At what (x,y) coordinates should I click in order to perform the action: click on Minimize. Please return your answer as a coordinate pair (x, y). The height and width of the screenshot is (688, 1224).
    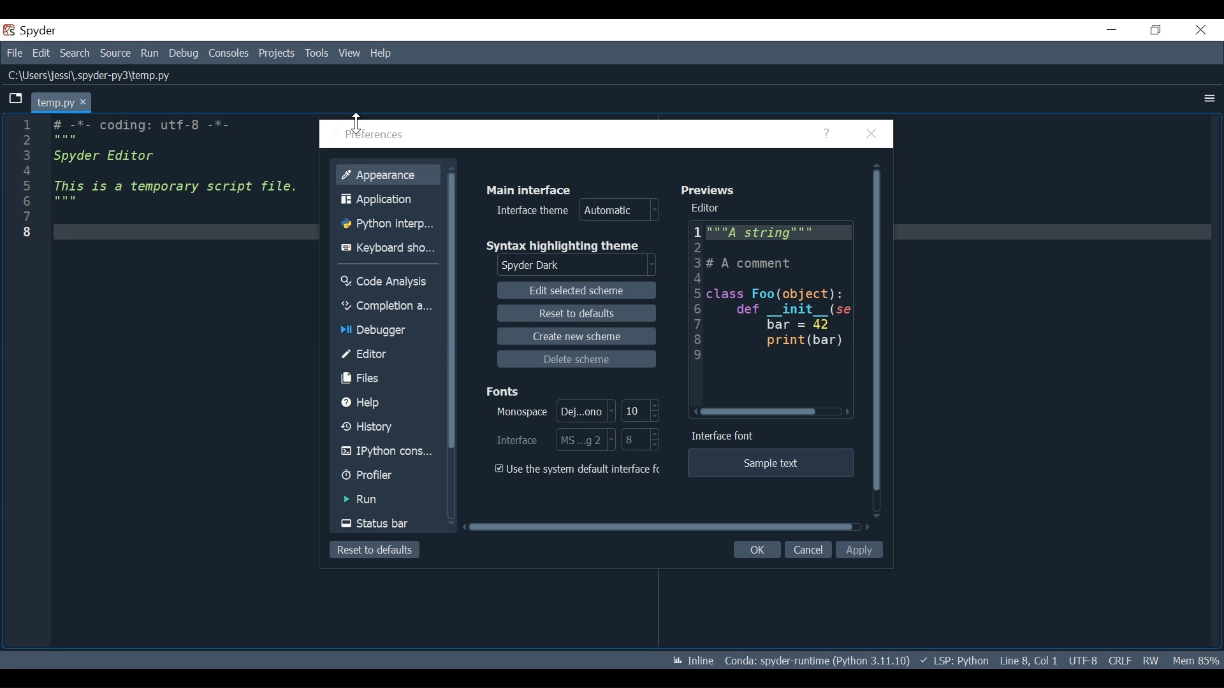
    Looking at the image, I should click on (1112, 30).